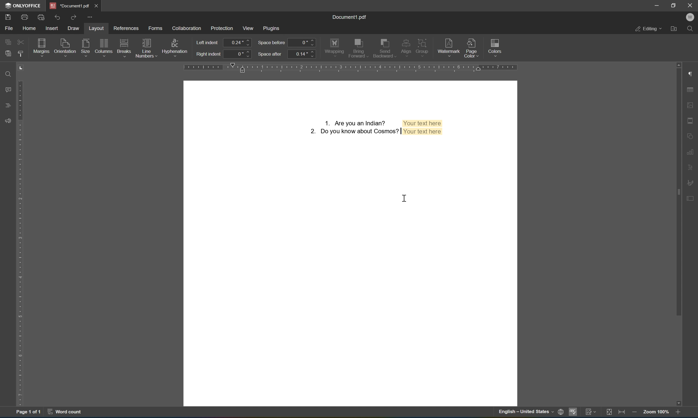 The height and width of the screenshot is (418, 698). I want to click on home, so click(30, 28).